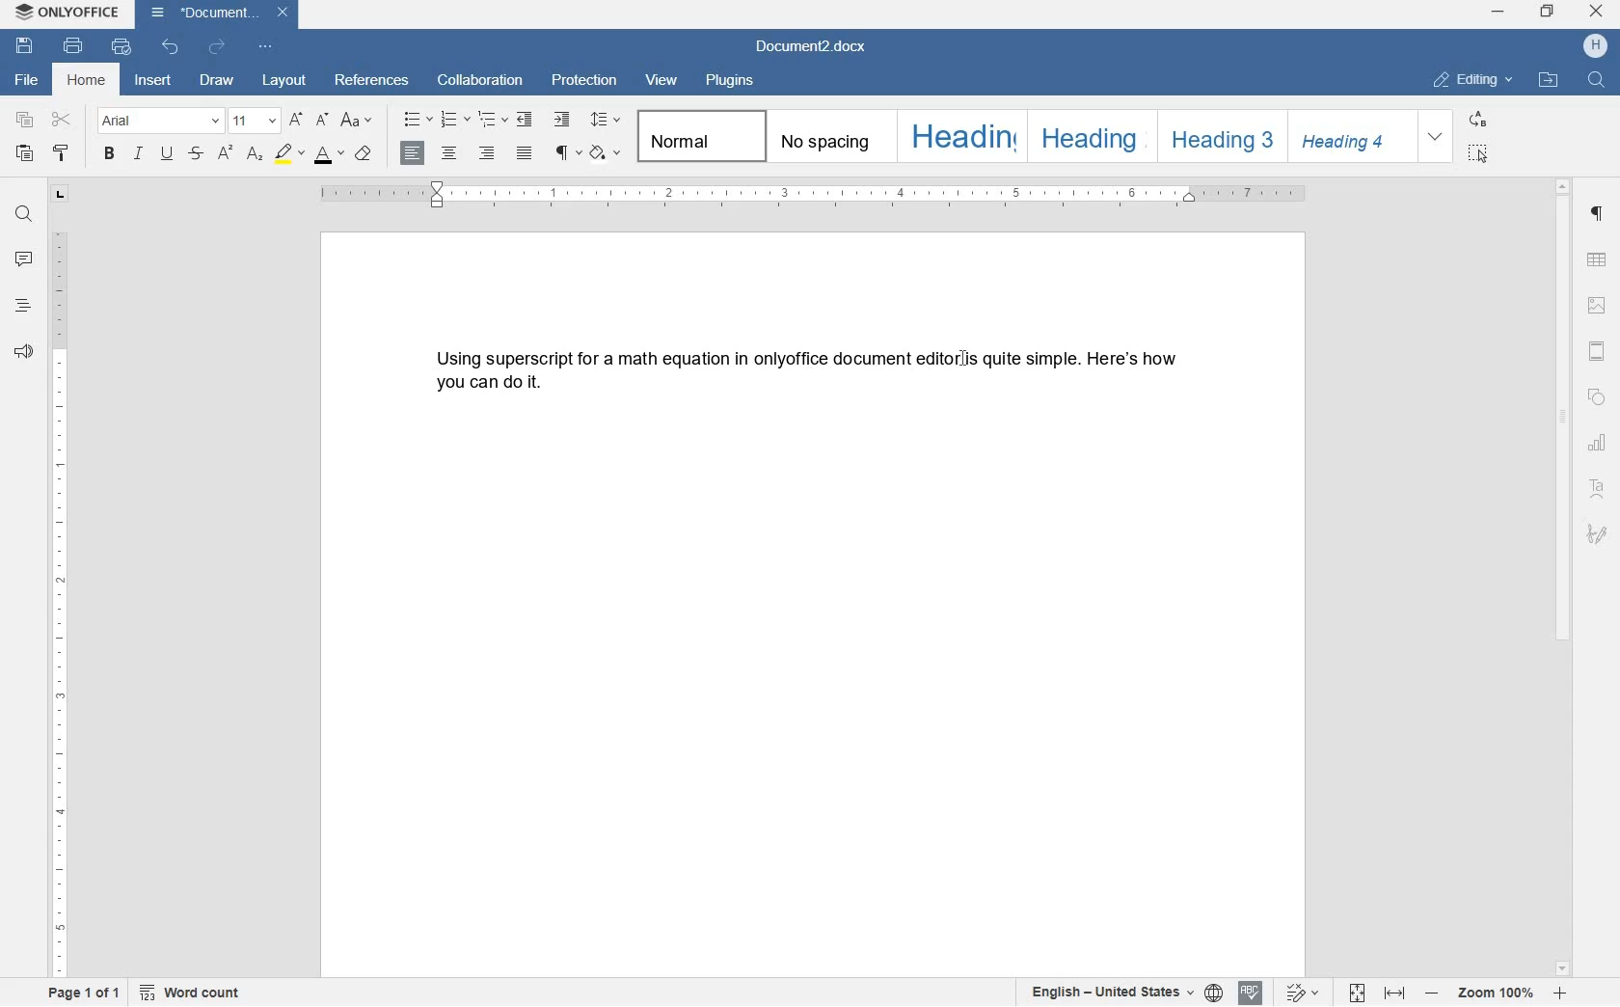 Image resolution: width=1620 pixels, height=1007 pixels. Describe the element at coordinates (60, 196) in the screenshot. I see `tab` at that location.